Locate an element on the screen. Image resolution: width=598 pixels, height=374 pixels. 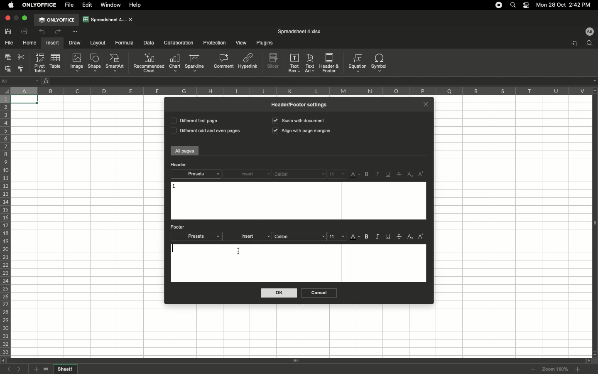
SmartArt is located at coordinates (116, 63).